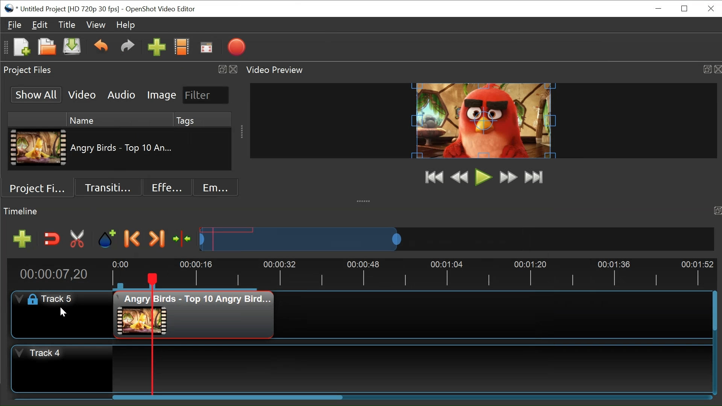 Image resolution: width=722 pixels, height=406 pixels. What do you see at coordinates (237, 48) in the screenshot?
I see `Export Video` at bounding box center [237, 48].